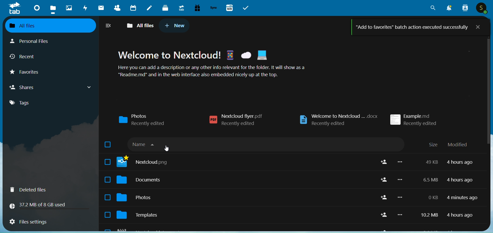 This screenshot has width=493, height=233. Describe the element at coordinates (142, 120) in the screenshot. I see `Photos Recently edited` at that location.